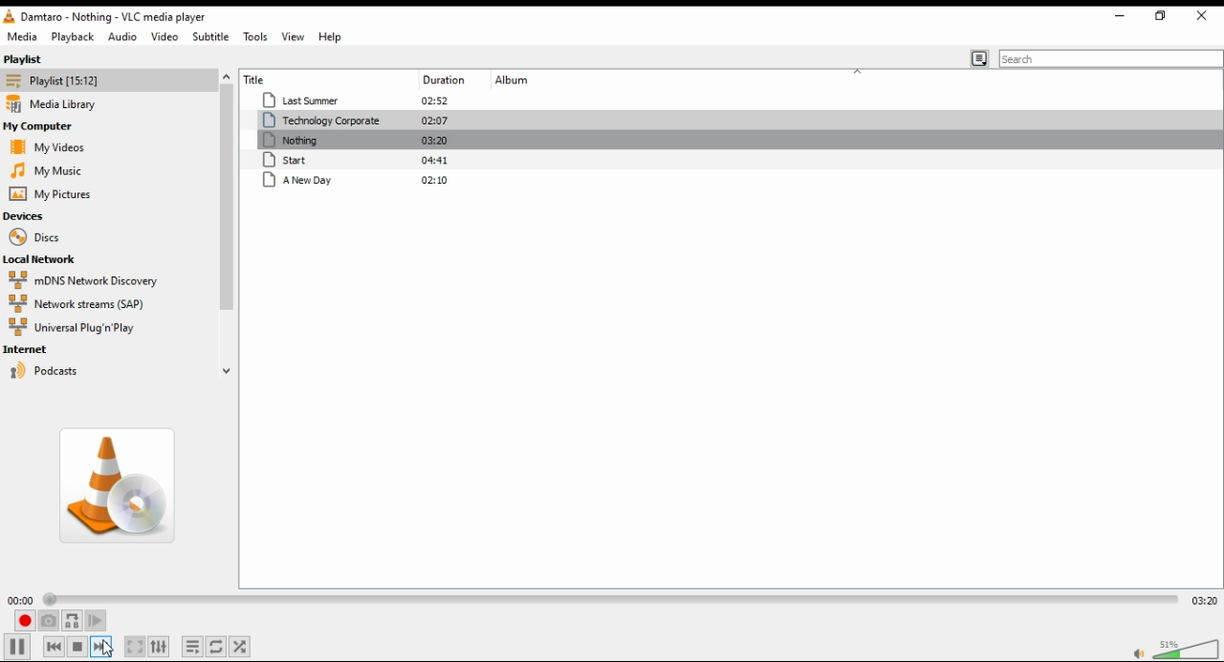 The image size is (1224, 662). I want to click on minimize, so click(1120, 18).